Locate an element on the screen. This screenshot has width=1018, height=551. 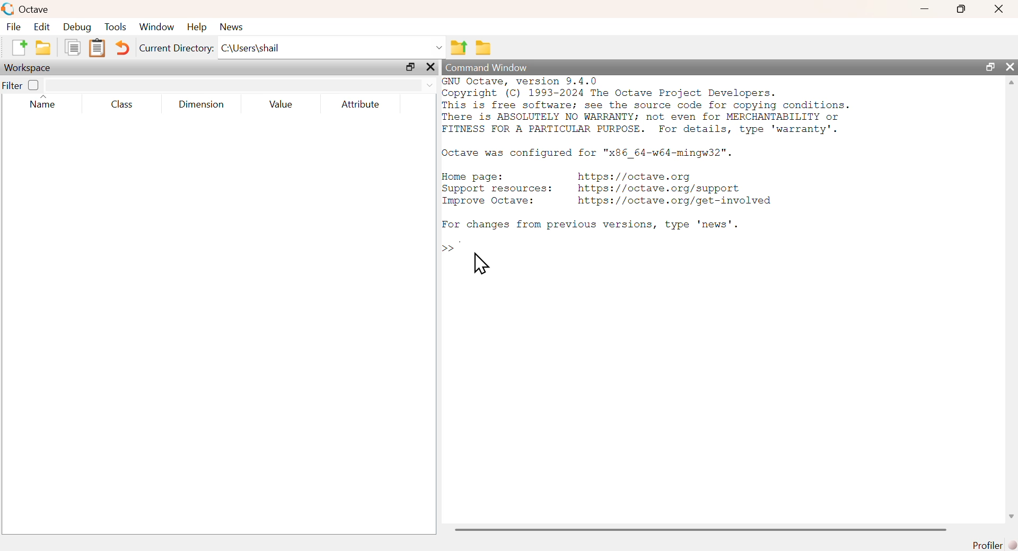
new script is located at coordinates (19, 47).